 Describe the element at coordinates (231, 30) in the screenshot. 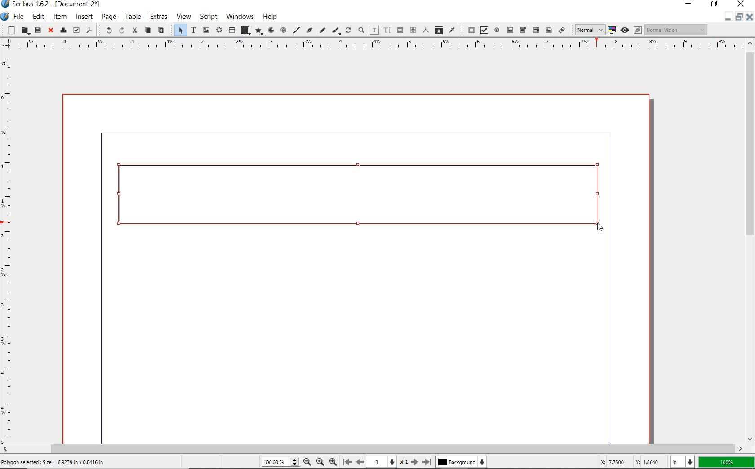

I see `table` at that location.